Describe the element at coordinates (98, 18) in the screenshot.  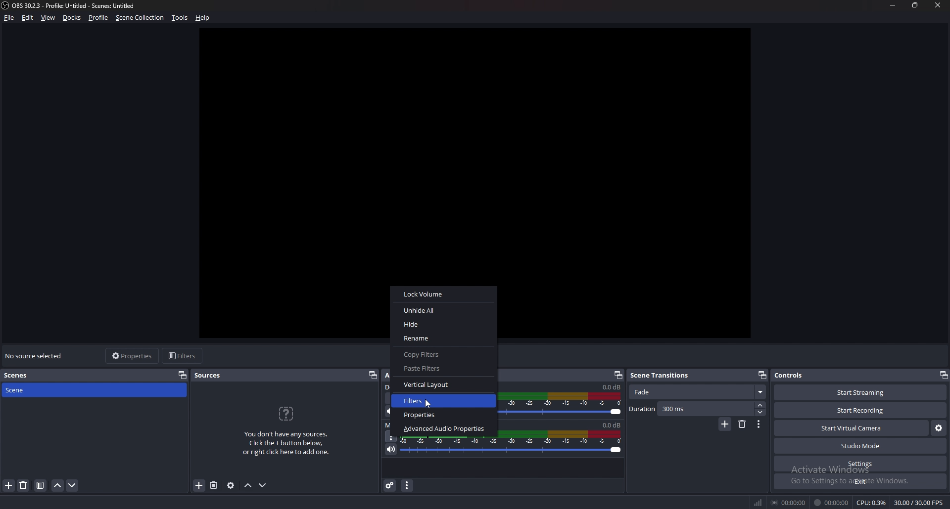
I see `profile` at that location.